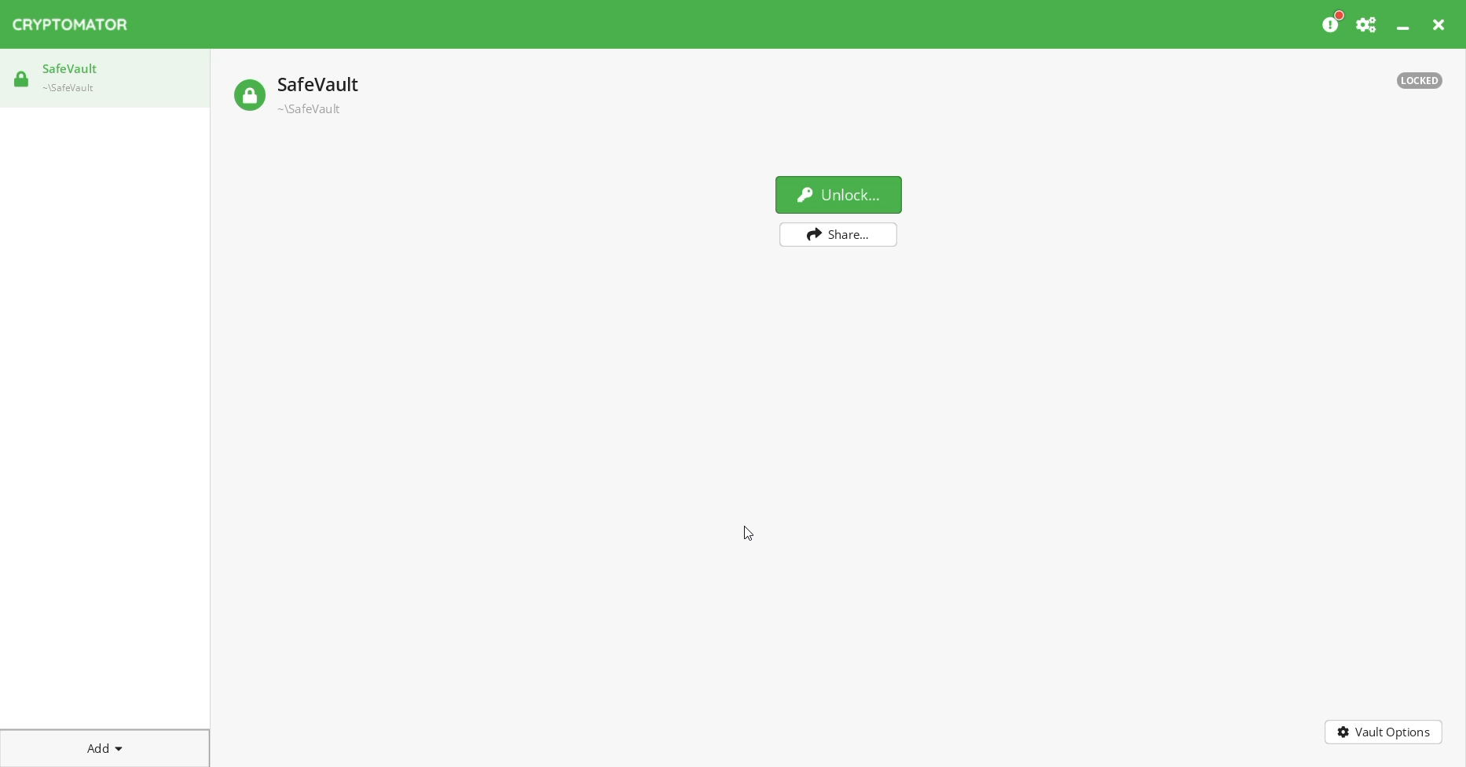 The image size is (1466, 767). I want to click on Safe vault, so click(298, 93).